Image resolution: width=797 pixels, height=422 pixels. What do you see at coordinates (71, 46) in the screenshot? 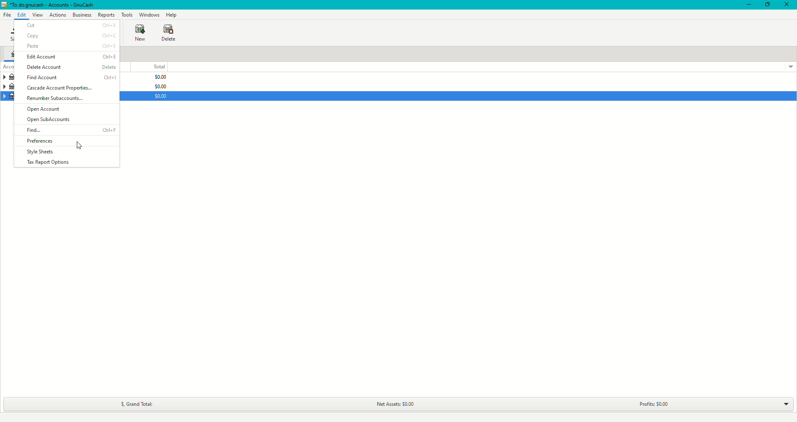
I see `Paste` at bounding box center [71, 46].